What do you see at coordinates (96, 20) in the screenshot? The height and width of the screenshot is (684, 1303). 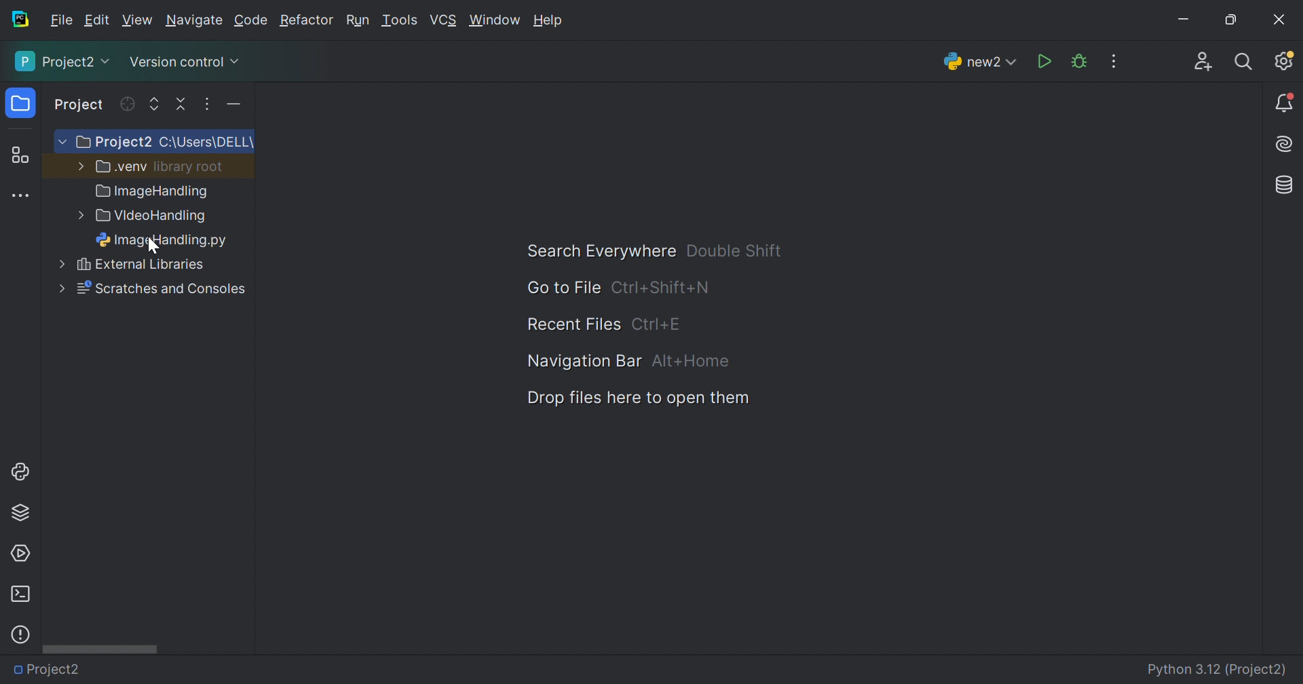 I see `Edit` at bounding box center [96, 20].